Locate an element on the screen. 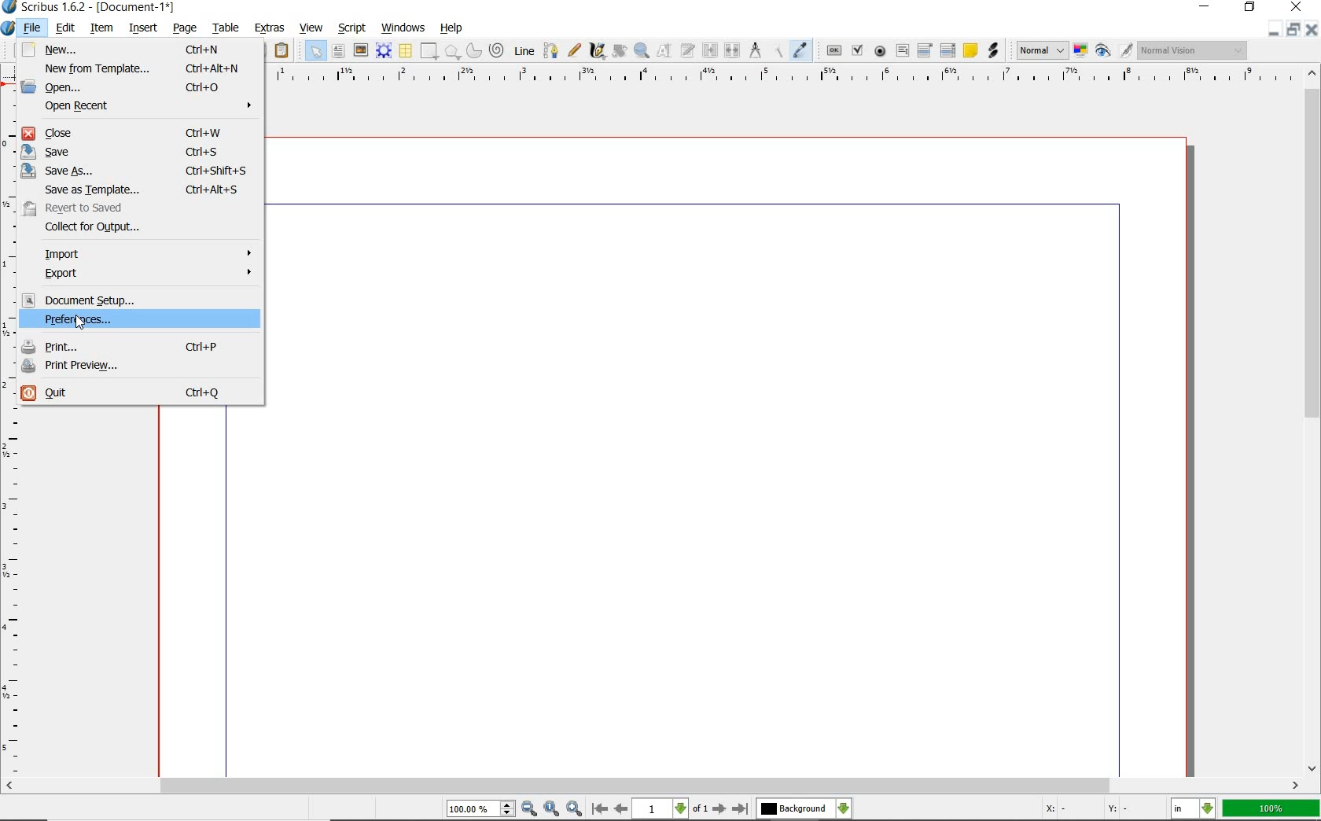  open is located at coordinates (138, 87).